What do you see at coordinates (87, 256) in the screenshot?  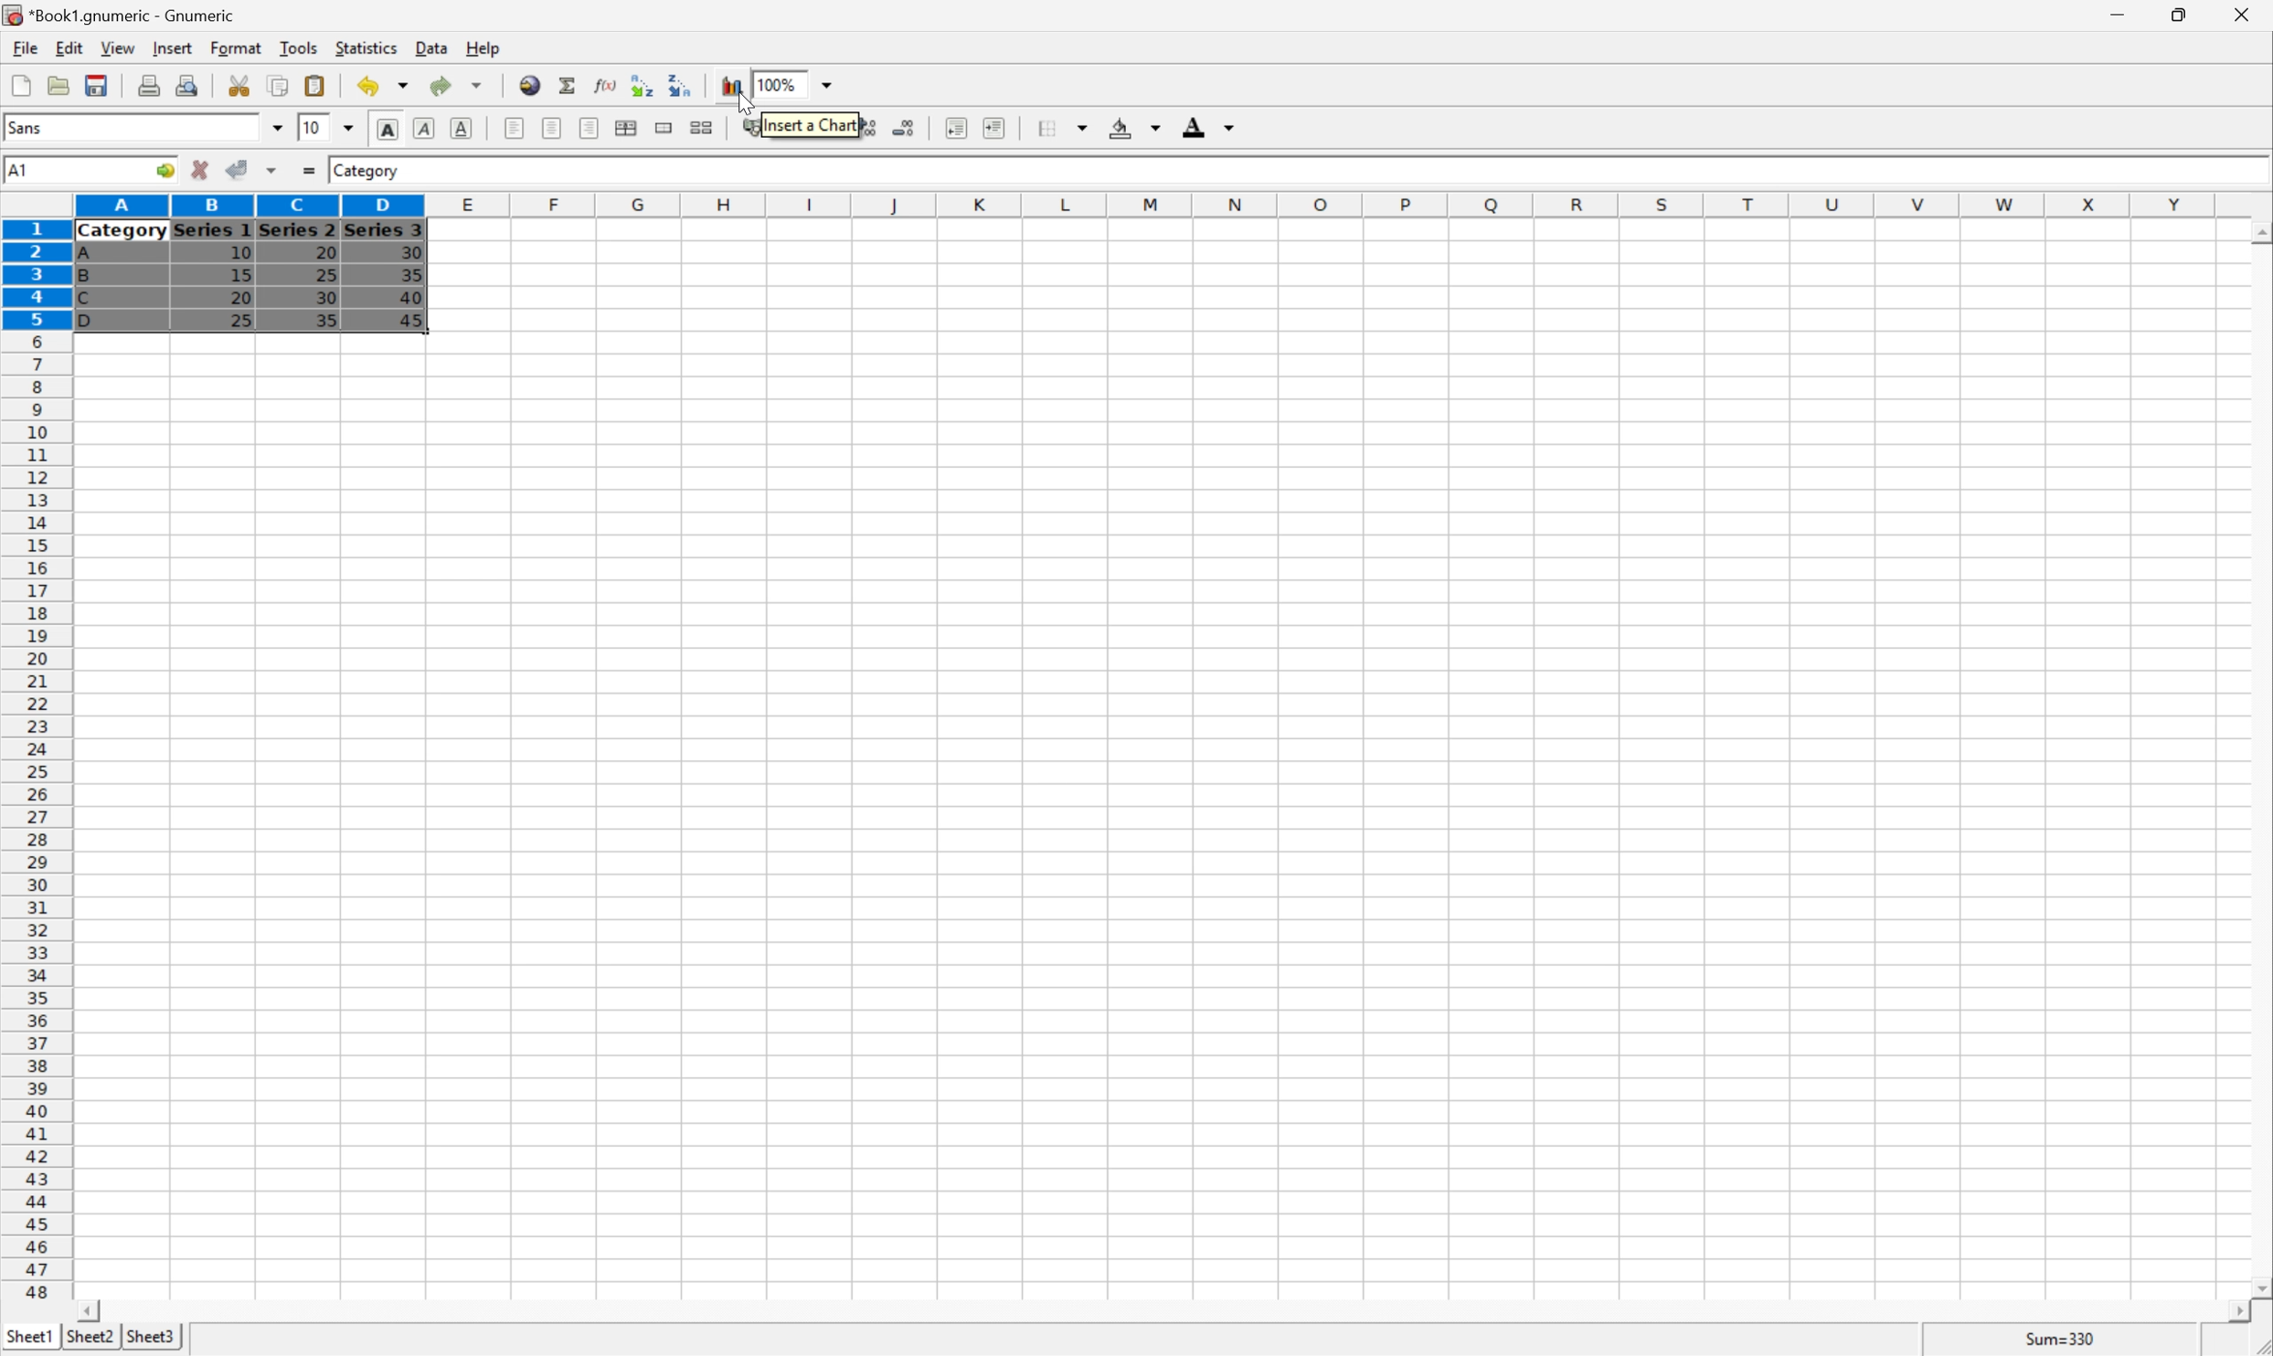 I see `A` at bounding box center [87, 256].